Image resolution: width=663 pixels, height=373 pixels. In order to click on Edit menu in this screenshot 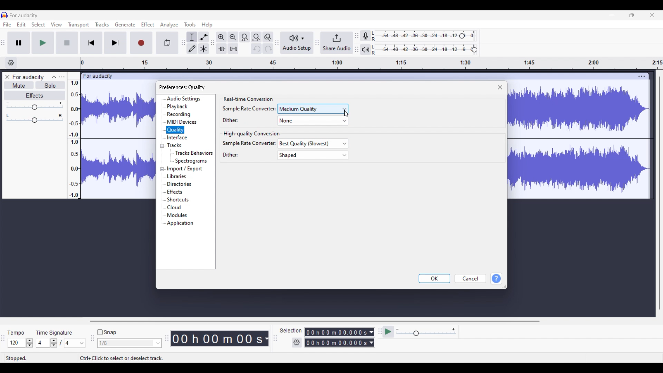, I will do `click(21, 24)`.